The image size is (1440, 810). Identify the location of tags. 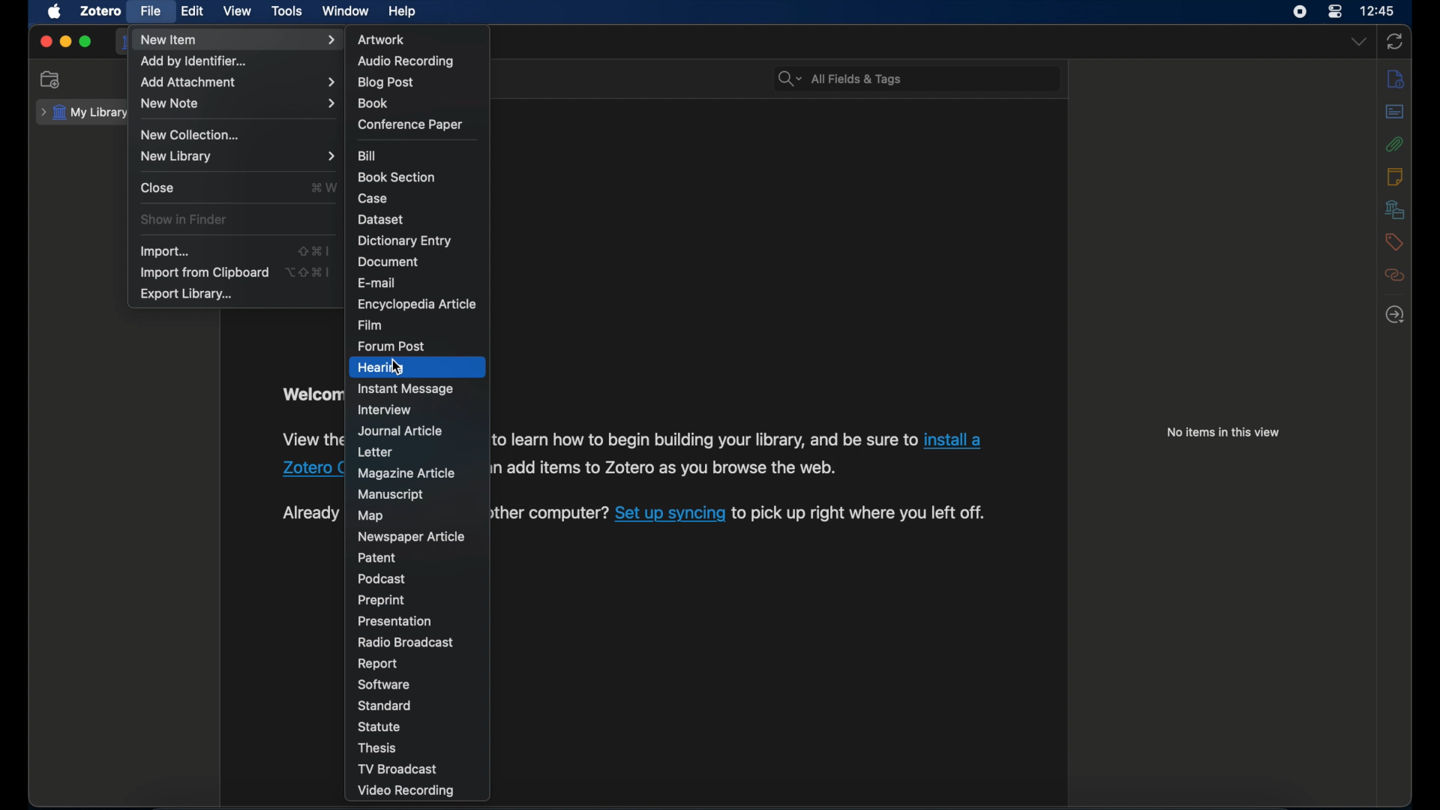
(1395, 242).